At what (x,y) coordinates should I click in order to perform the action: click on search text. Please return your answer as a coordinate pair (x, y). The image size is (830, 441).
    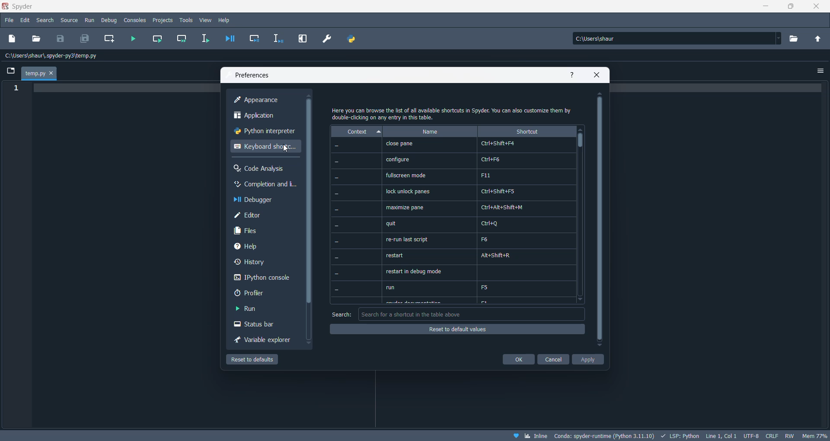
    Looking at the image, I should click on (339, 313).